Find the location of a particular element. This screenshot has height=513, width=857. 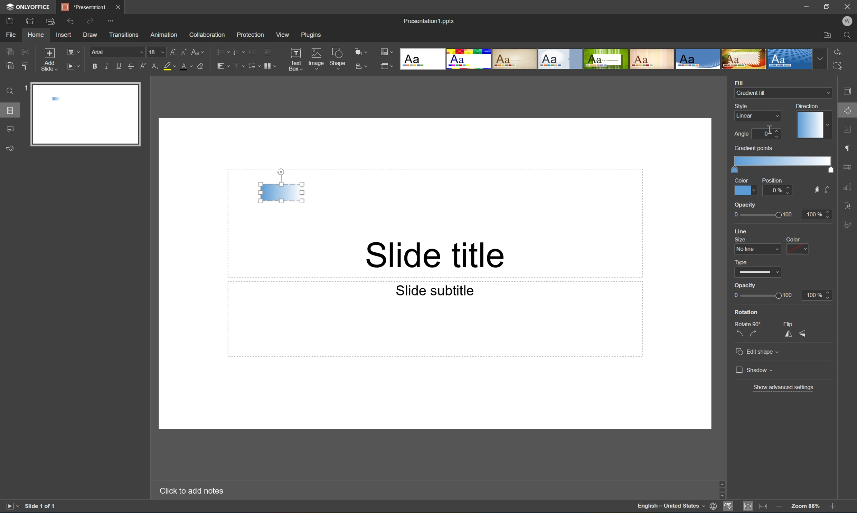

Gradient scale is located at coordinates (784, 161).